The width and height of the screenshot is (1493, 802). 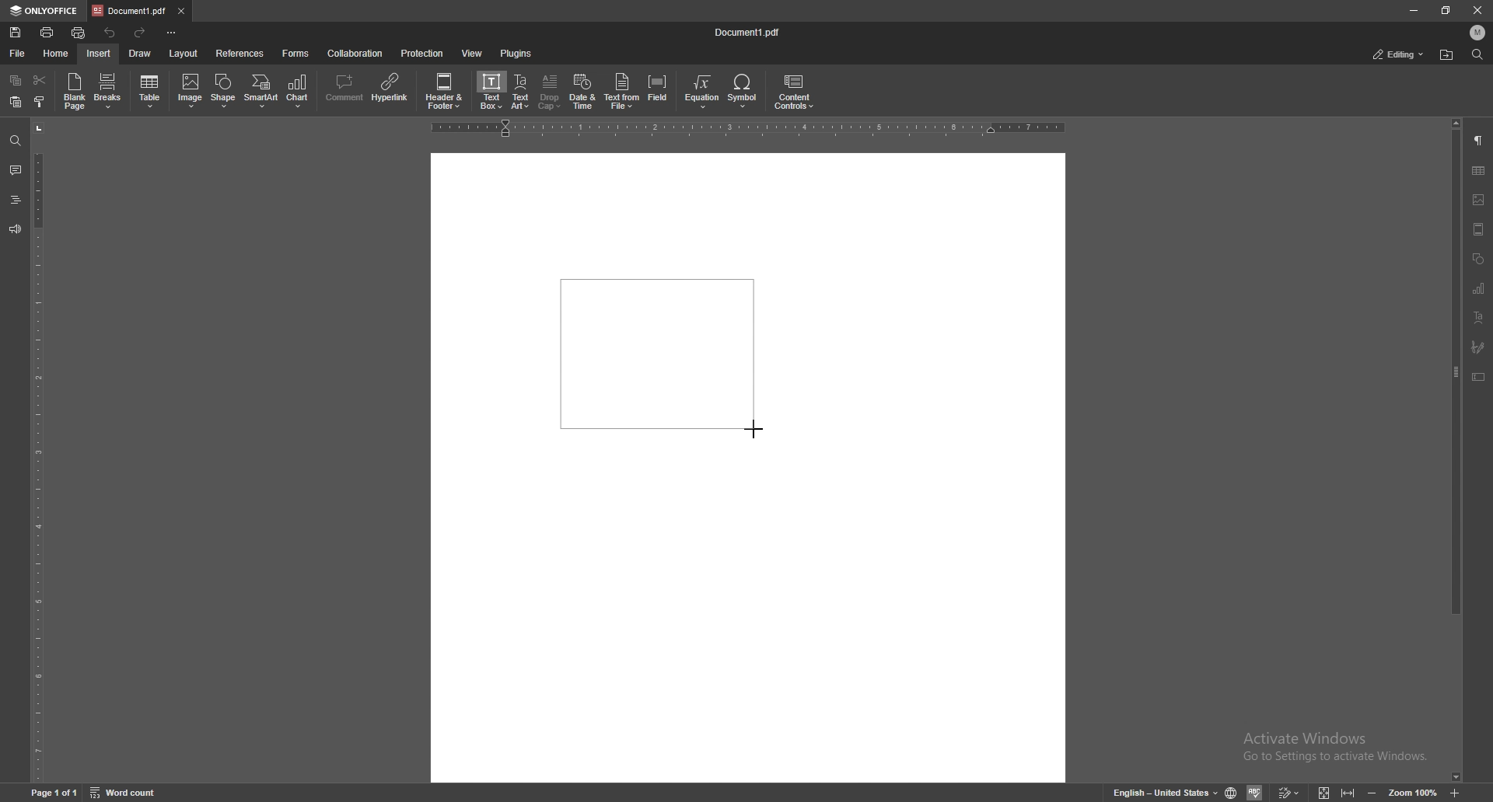 What do you see at coordinates (447, 90) in the screenshot?
I see `header and footer` at bounding box center [447, 90].